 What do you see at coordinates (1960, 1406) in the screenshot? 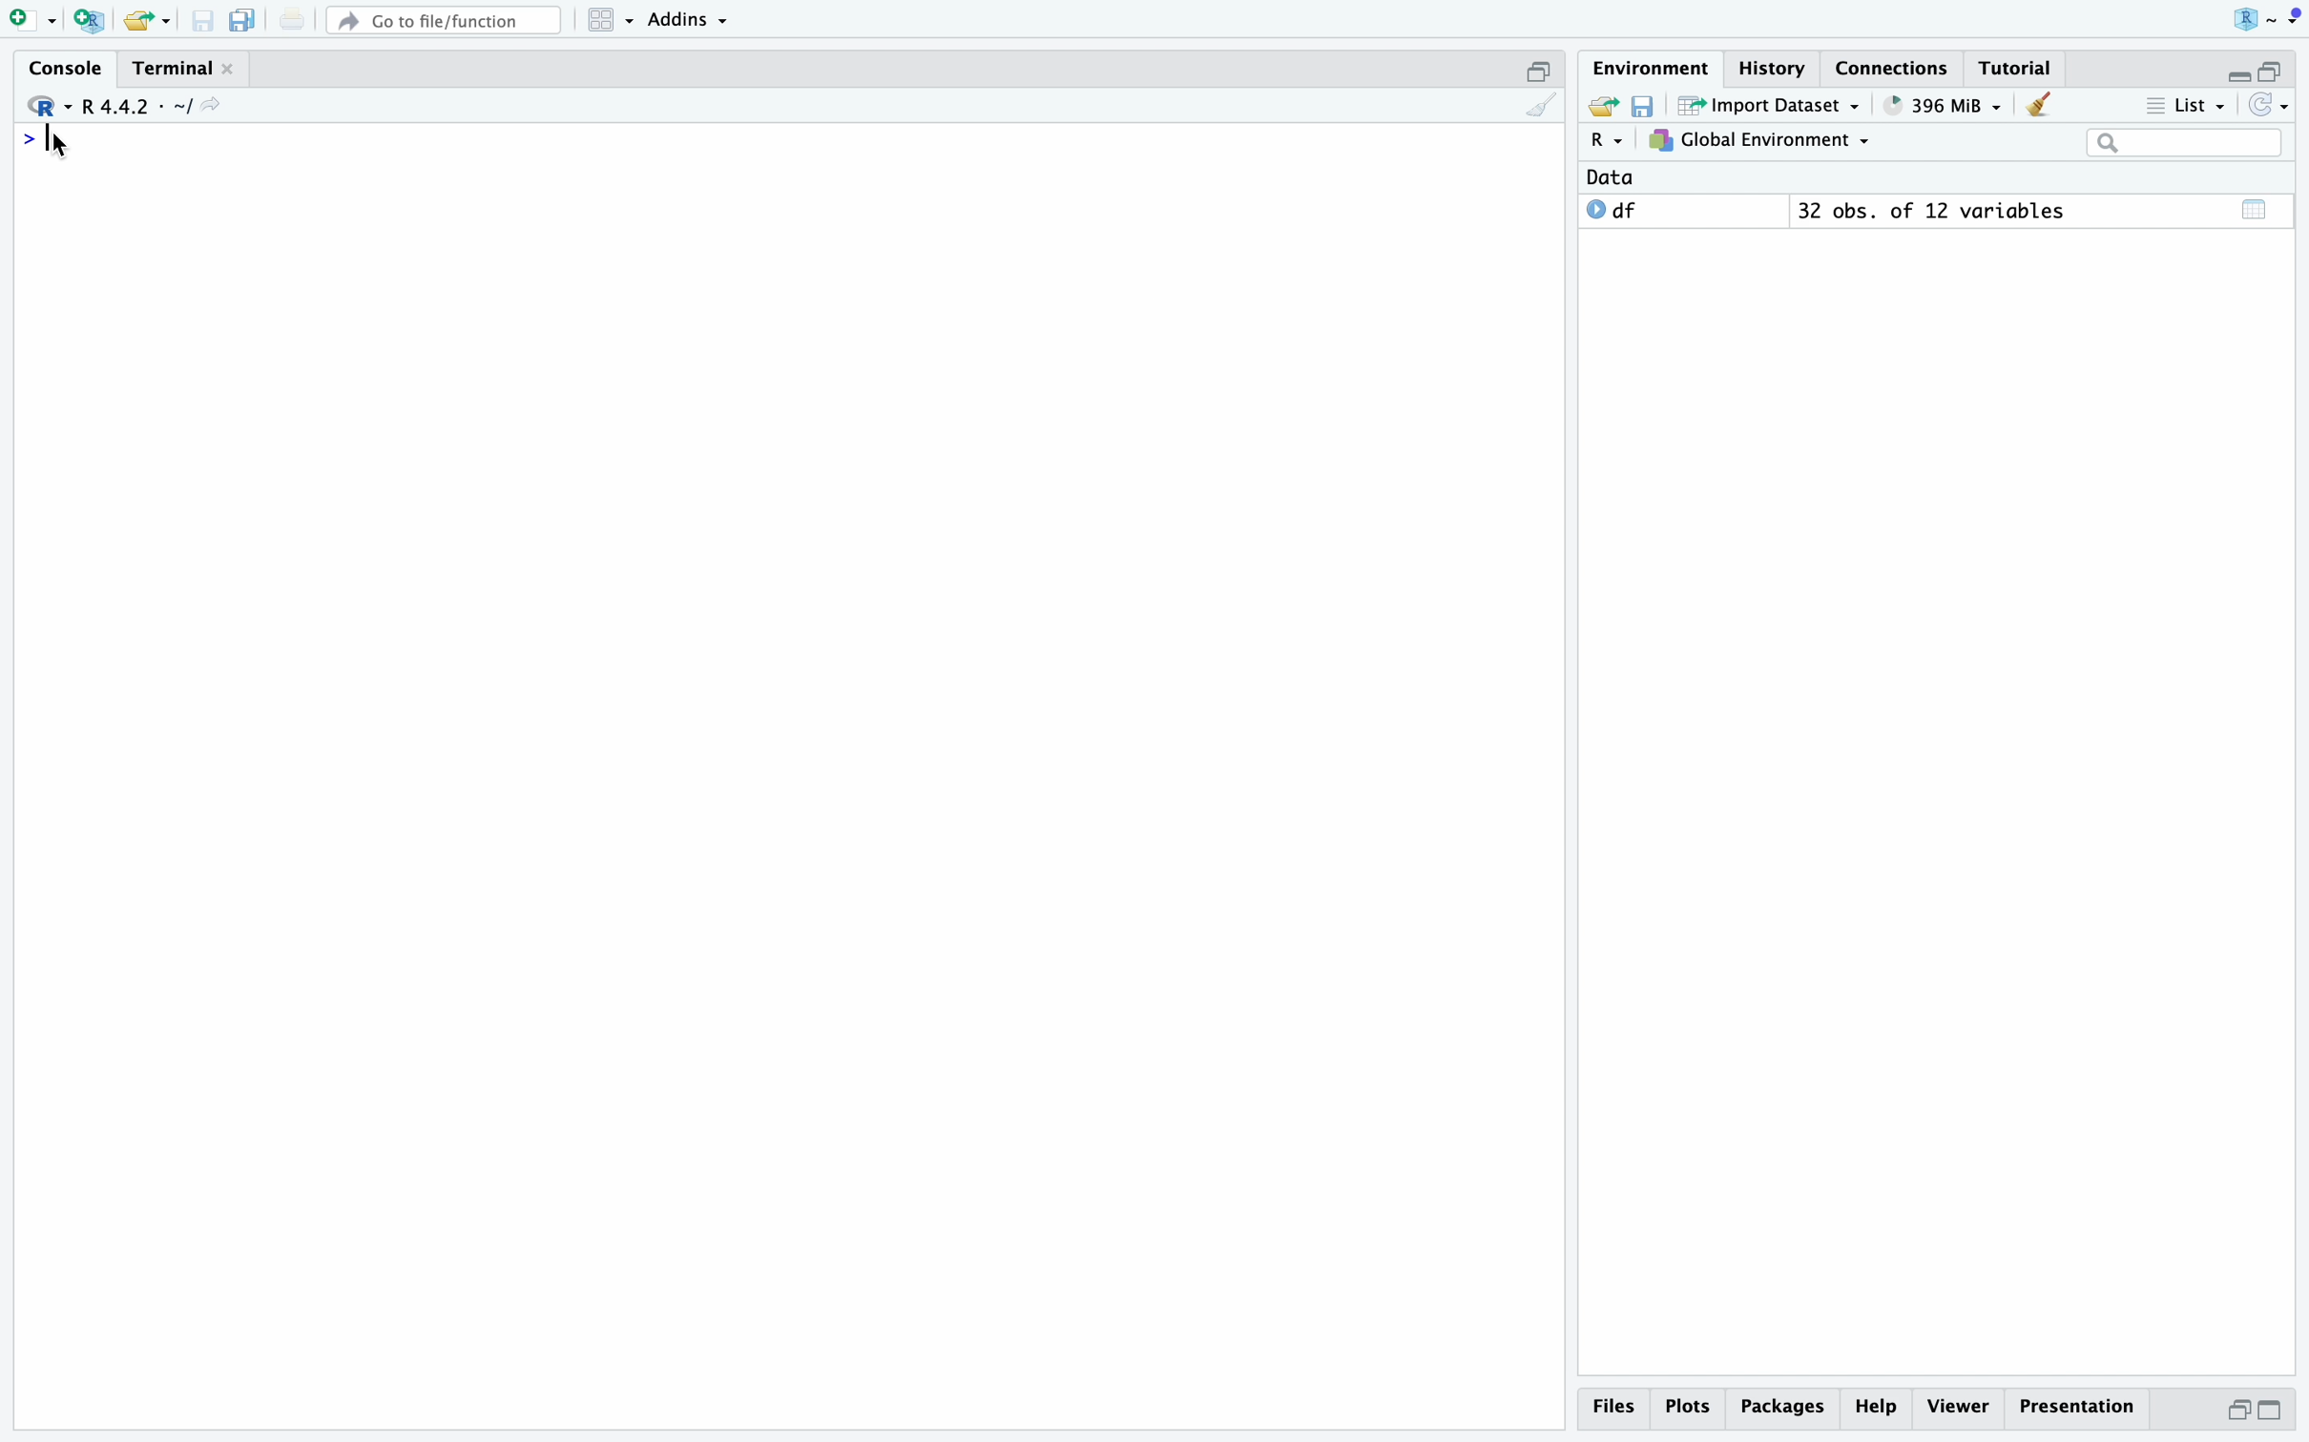
I see `viewer` at bounding box center [1960, 1406].